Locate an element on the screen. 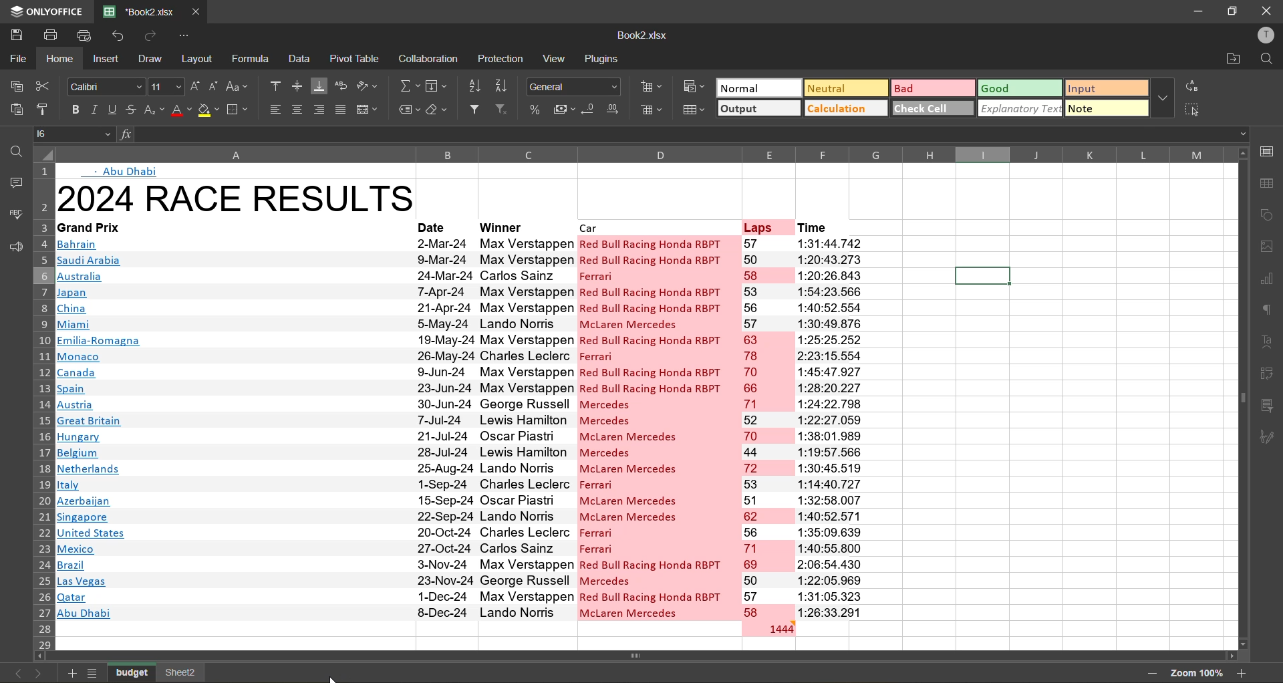 The image size is (1283, 683). clear is located at coordinates (438, 111).